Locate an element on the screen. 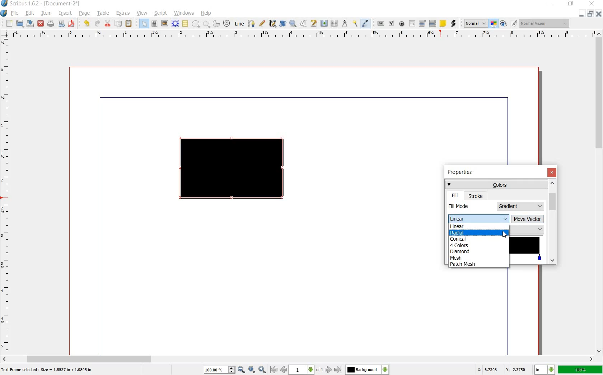 The image size is (603, 375). text annotation is located at coordinates (443, 23).